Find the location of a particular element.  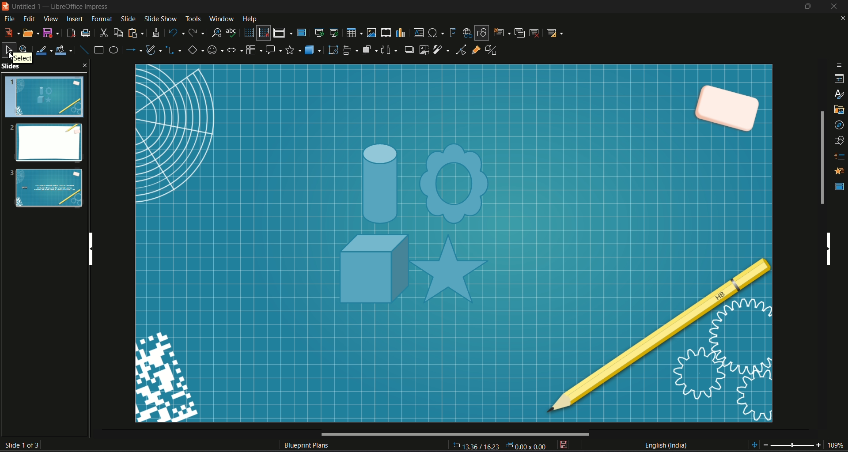

find and replace is located at coordinates (216, 32).